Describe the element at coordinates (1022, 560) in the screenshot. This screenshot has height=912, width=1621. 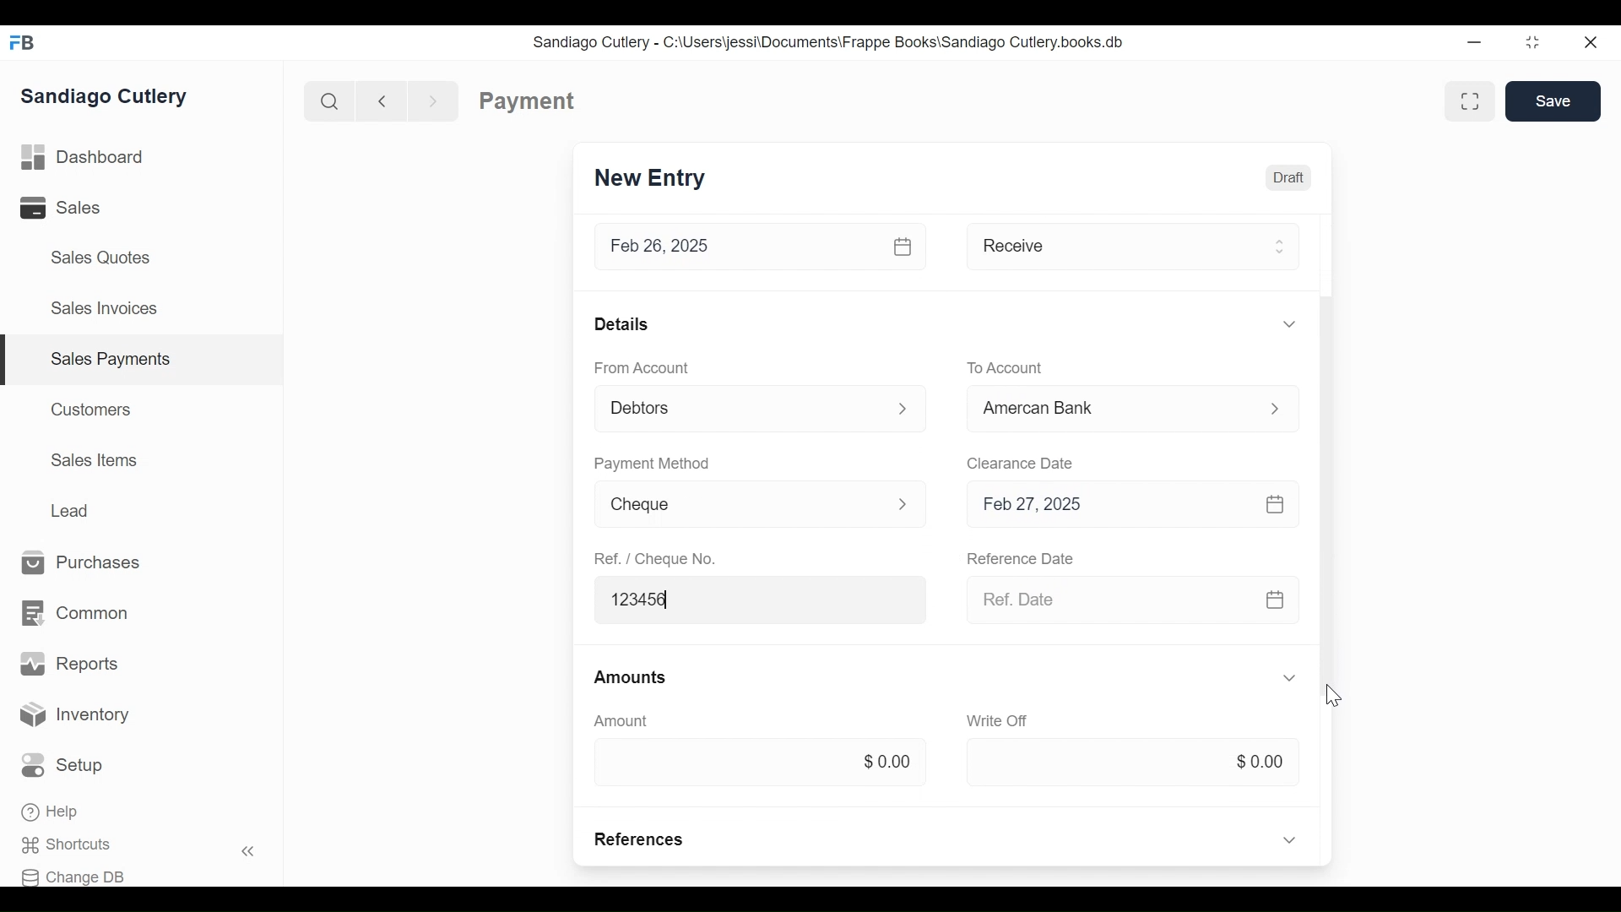
I see `Reference Date` at that location.